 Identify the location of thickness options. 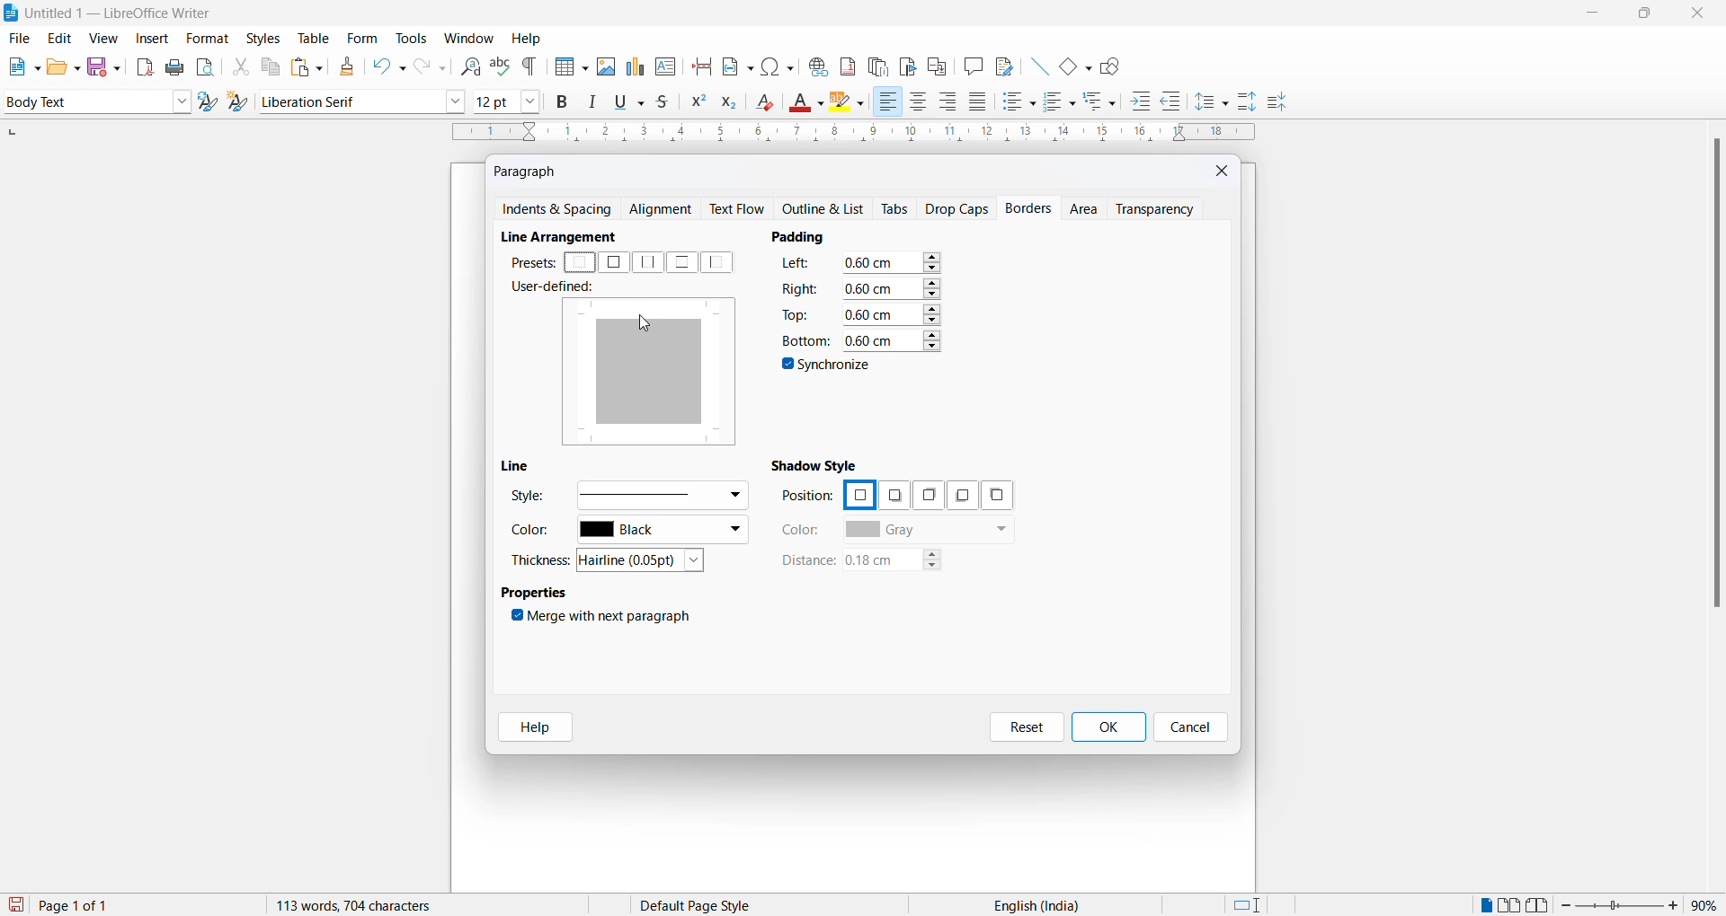
(646, 561).